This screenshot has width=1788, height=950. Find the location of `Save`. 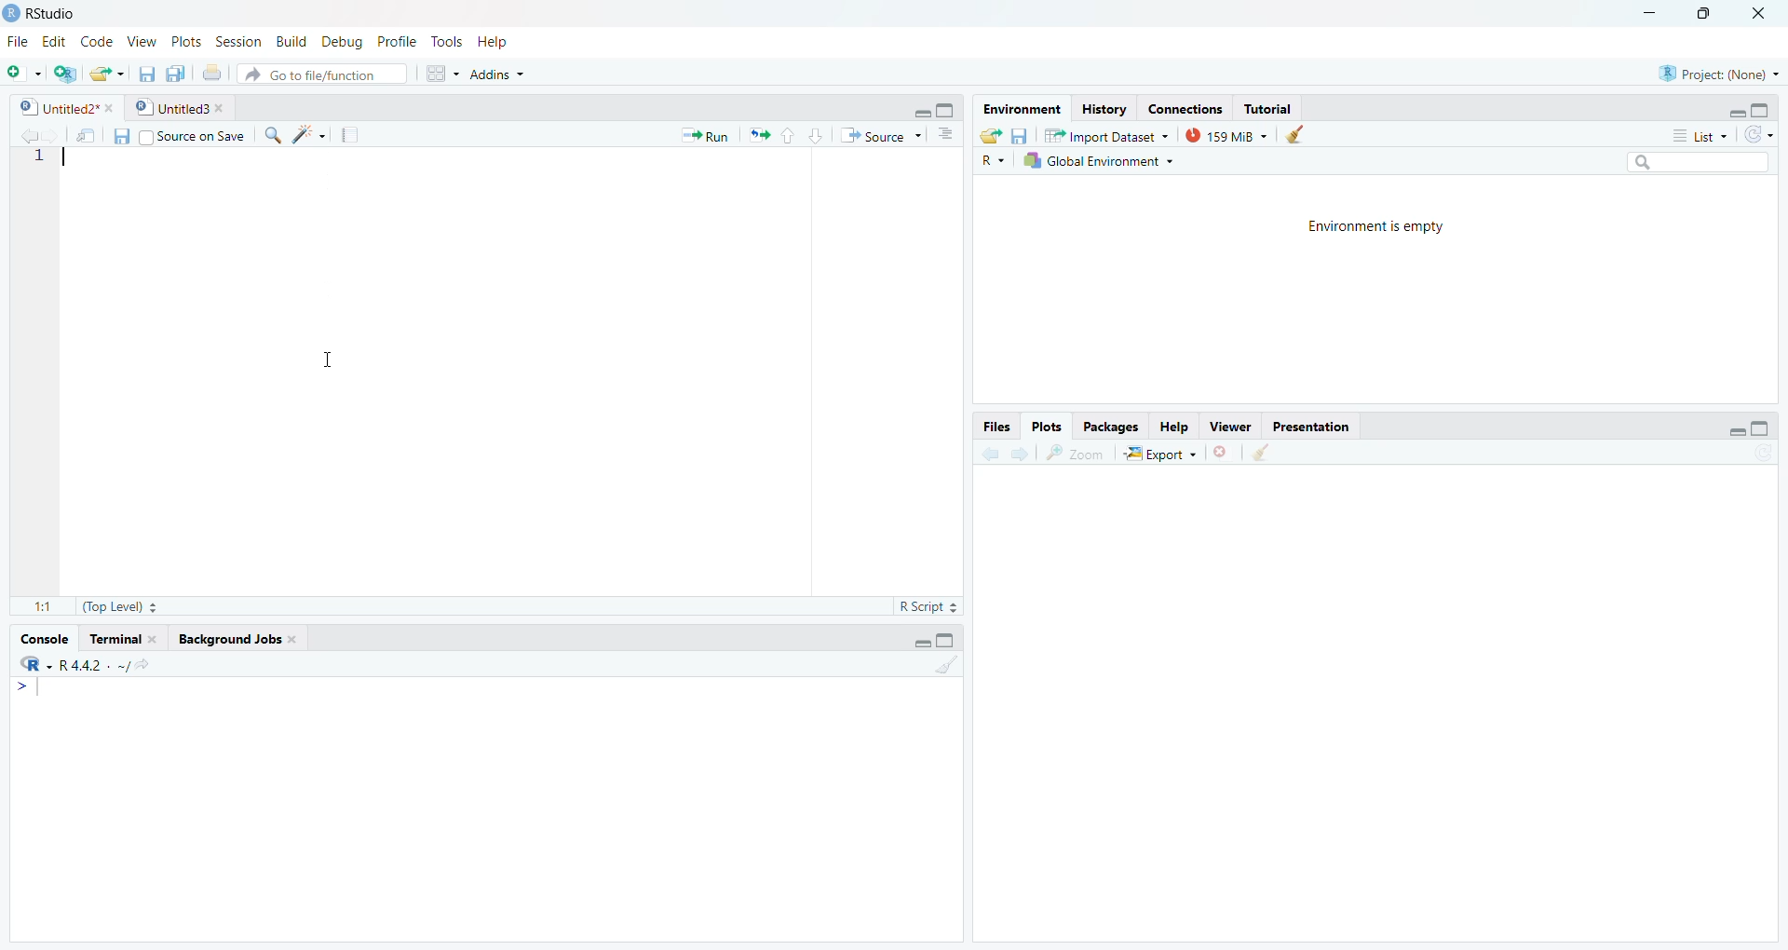

Save is located at coordinates (1018, 136).